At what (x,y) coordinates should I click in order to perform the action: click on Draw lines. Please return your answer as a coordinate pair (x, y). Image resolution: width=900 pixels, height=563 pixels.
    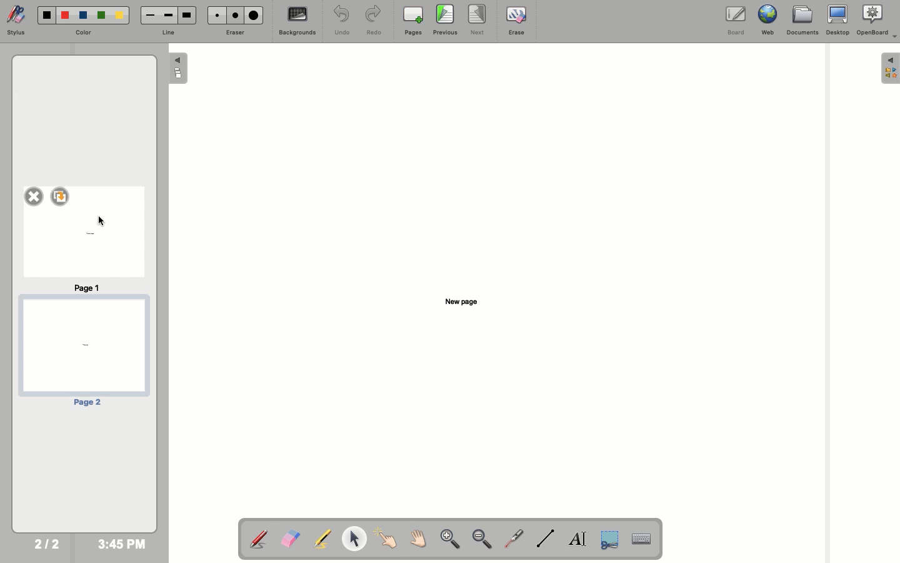
    Looking at the image, I should click on (545, 539).